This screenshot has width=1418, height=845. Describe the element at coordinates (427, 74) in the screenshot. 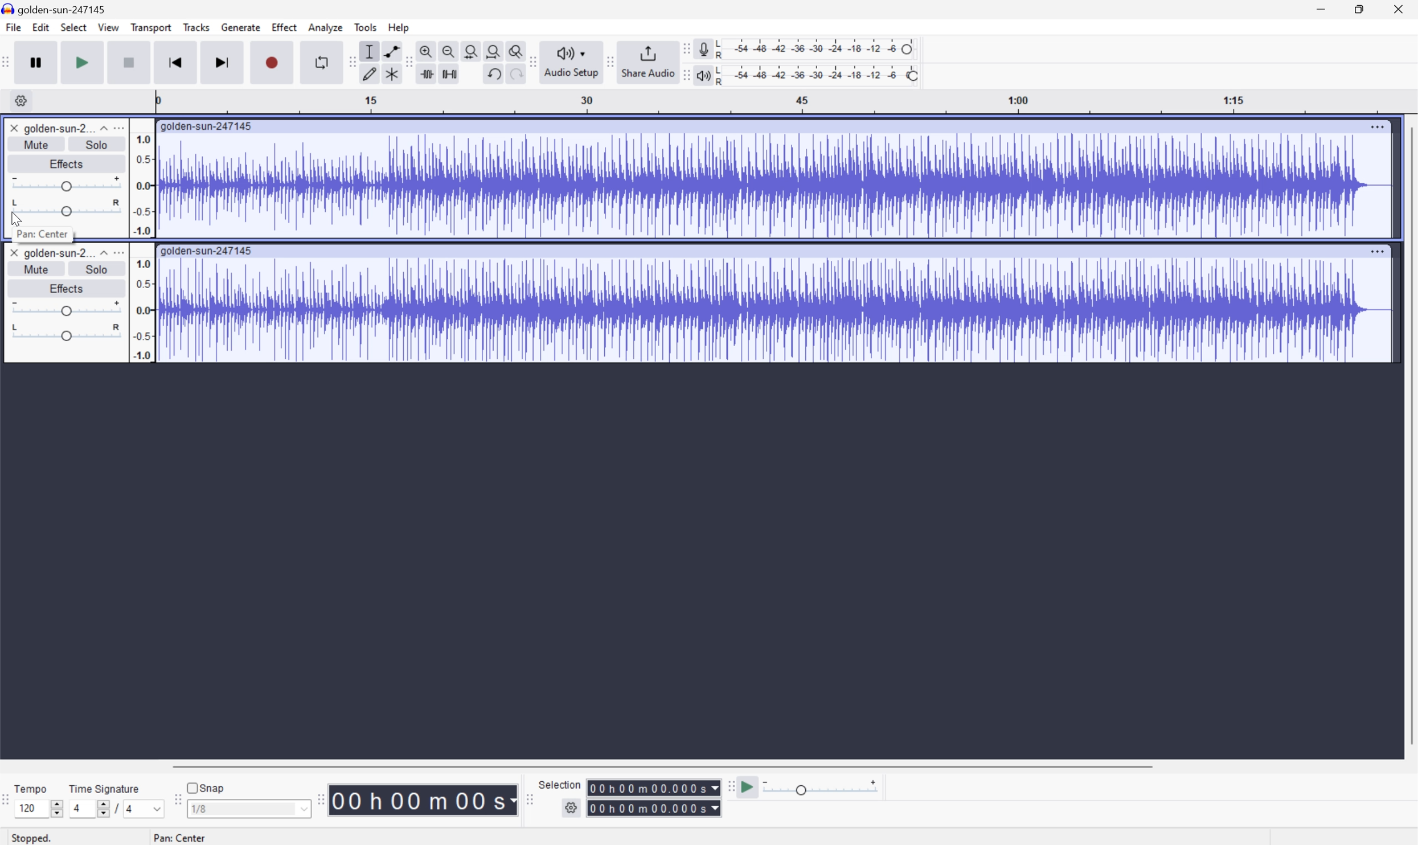

I see `Trim audio outside selection` at that location.